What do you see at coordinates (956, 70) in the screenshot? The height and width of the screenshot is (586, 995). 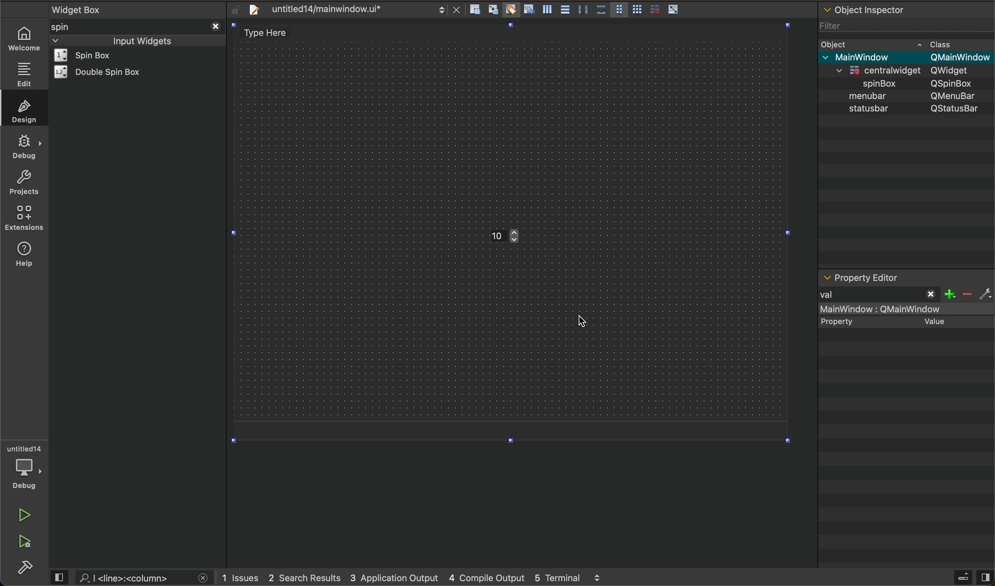 I see `` at bounding box center [956, 70].